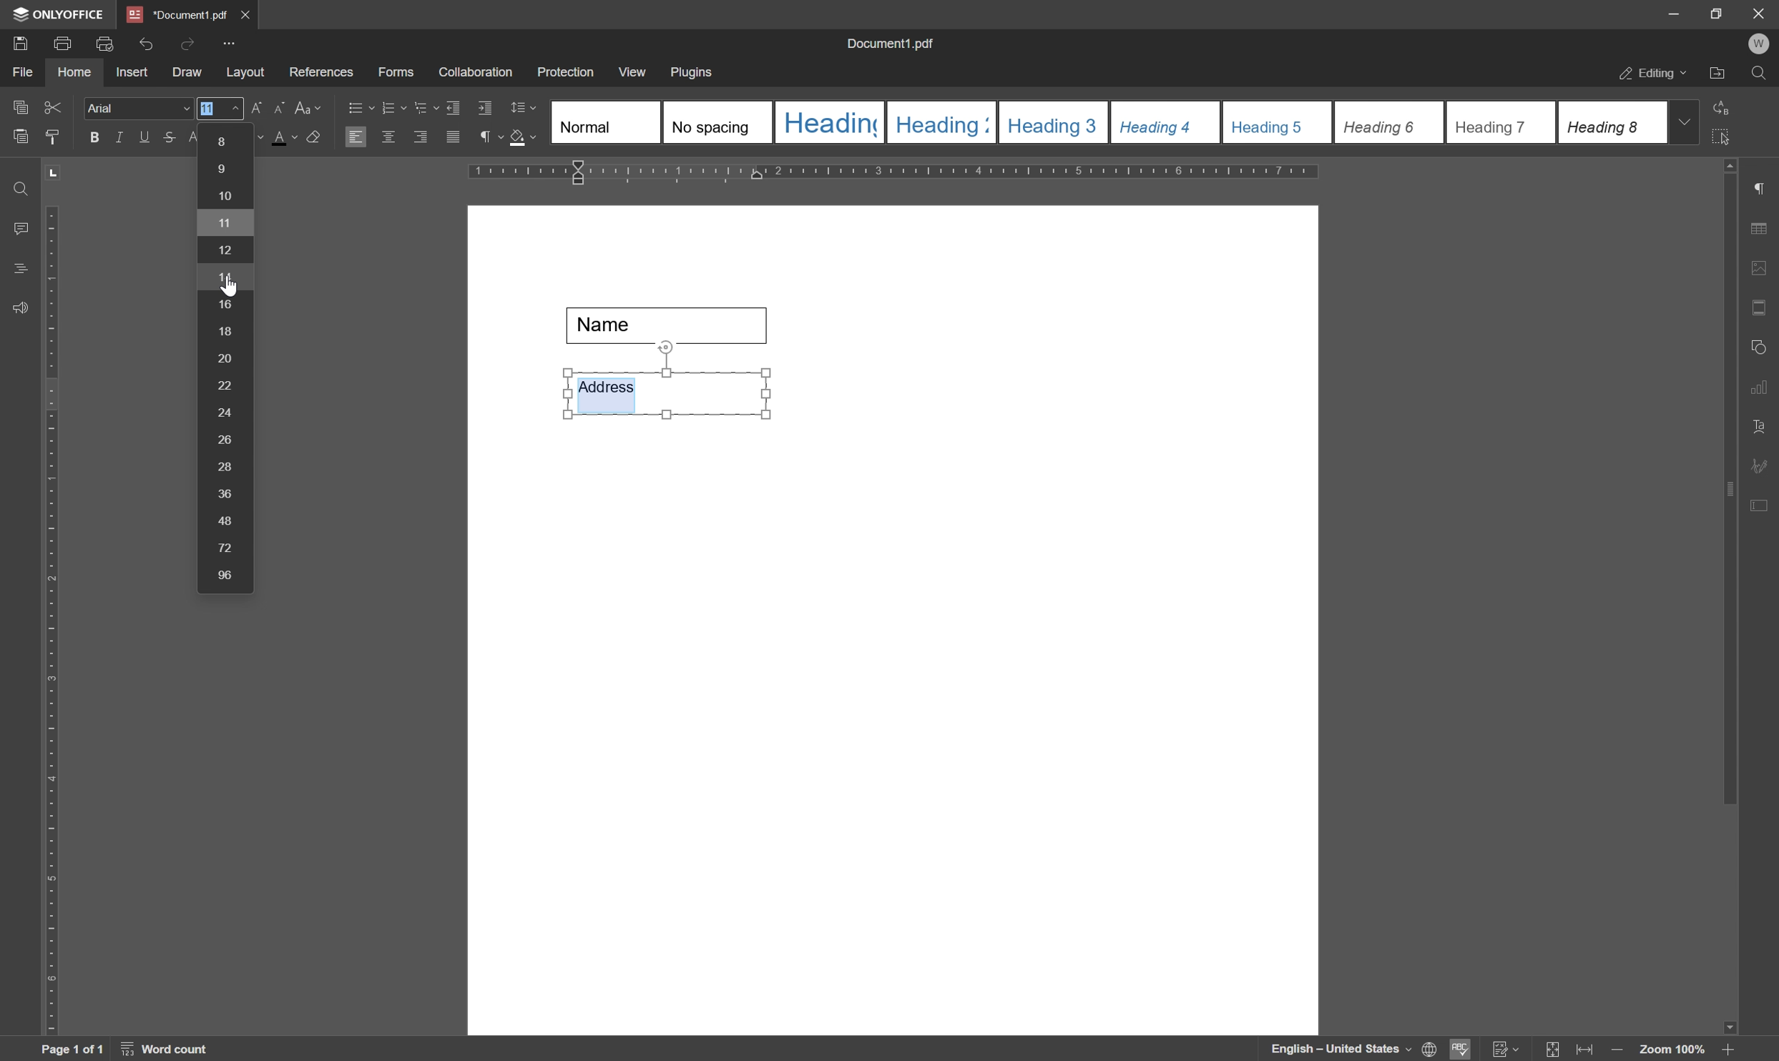 The width and height of the screenshot is (1779, 1061). What do you see at coordinates (232, 43) in the screenshot?
I see `customize quick access toolbar` at bounding box center [232, 43].